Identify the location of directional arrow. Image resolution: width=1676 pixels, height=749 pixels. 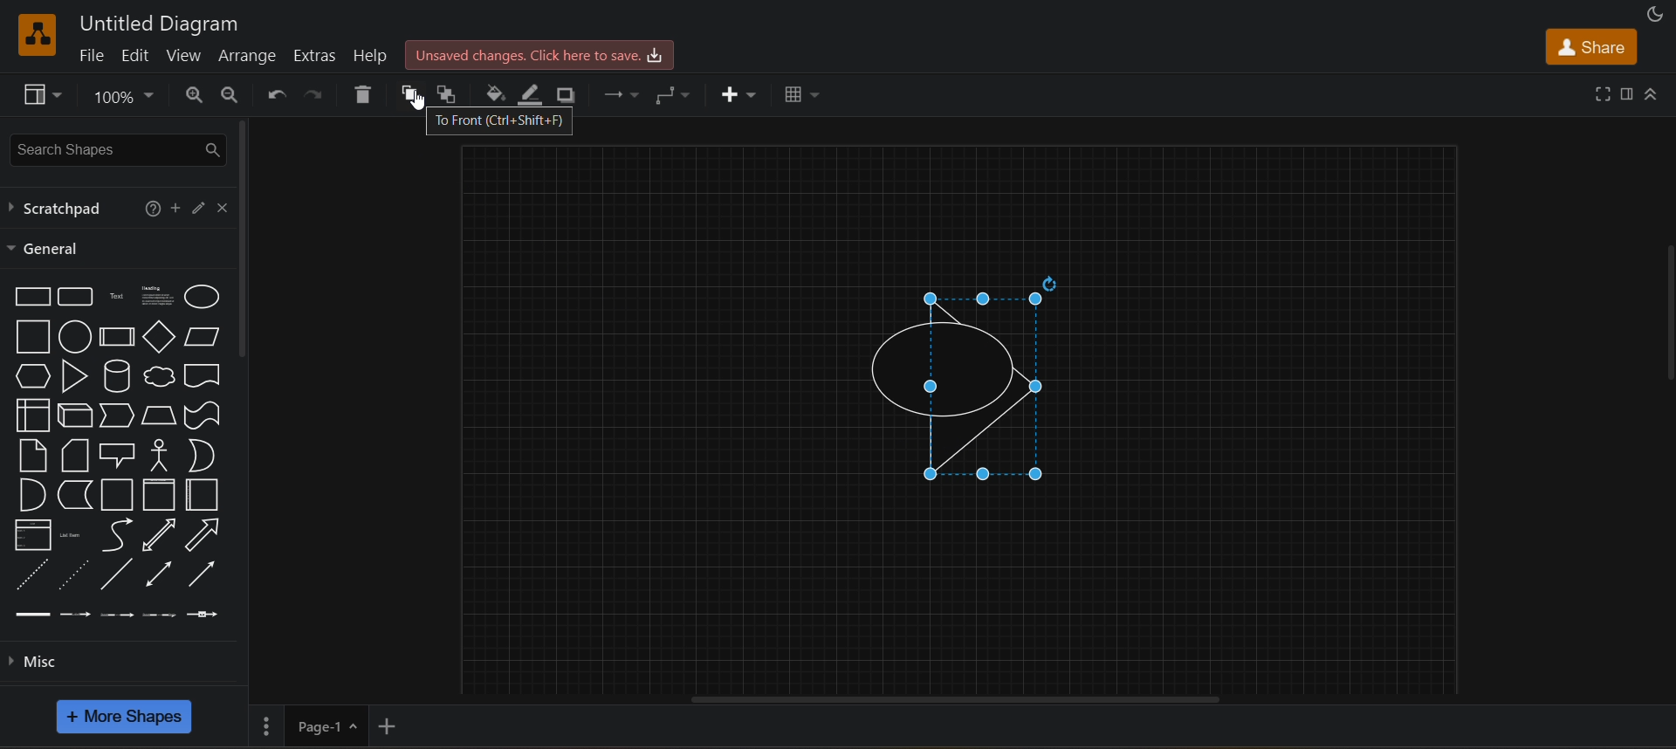
(202, 376).